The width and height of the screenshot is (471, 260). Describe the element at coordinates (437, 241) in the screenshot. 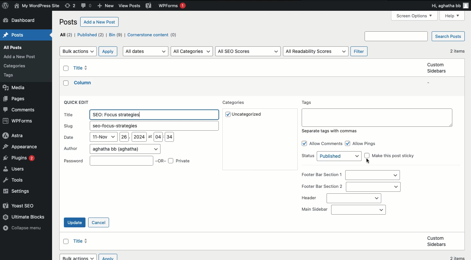

I see `Custom sidebars` at that location.